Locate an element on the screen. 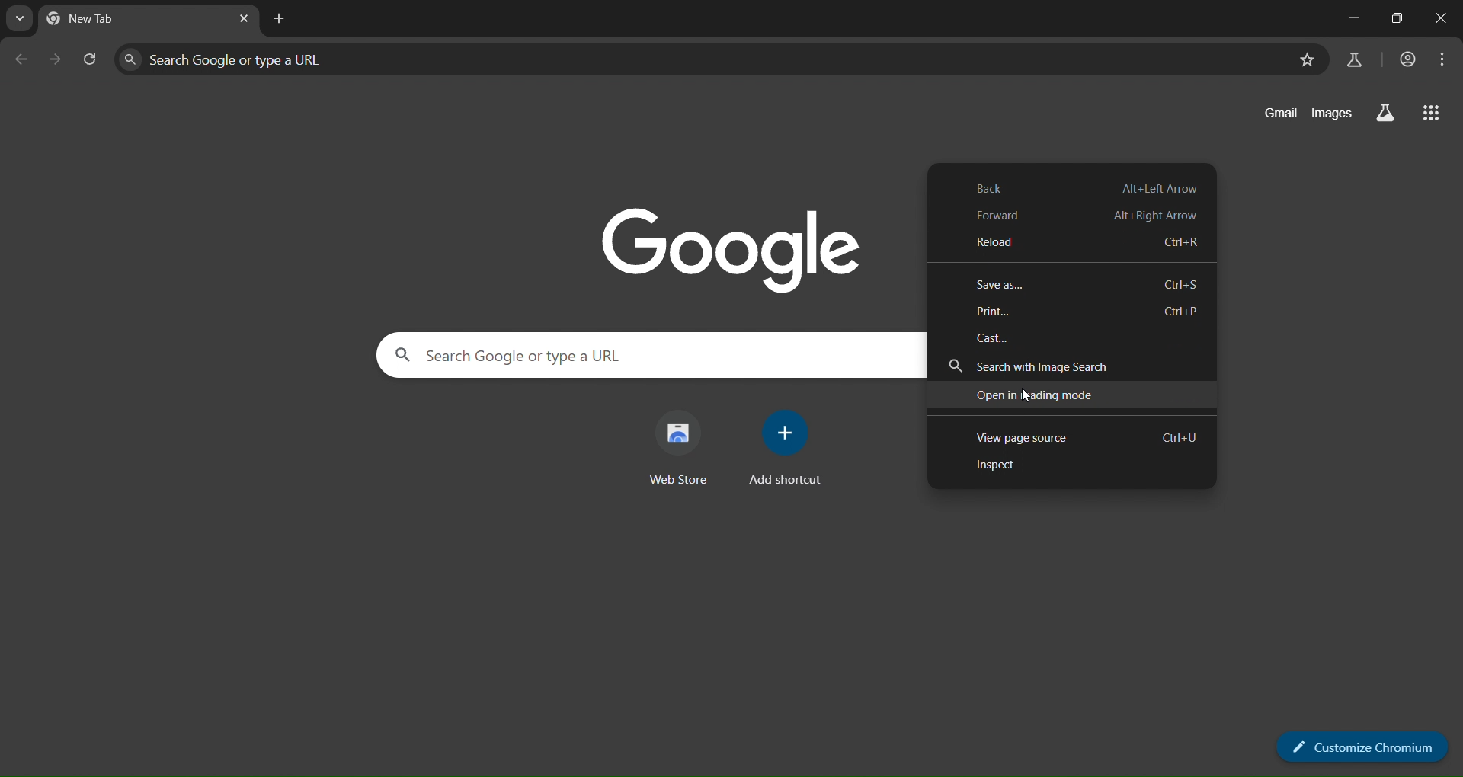 This screenshot has height=777, width=1463. search with image search is located at coordinates (1052, 365).